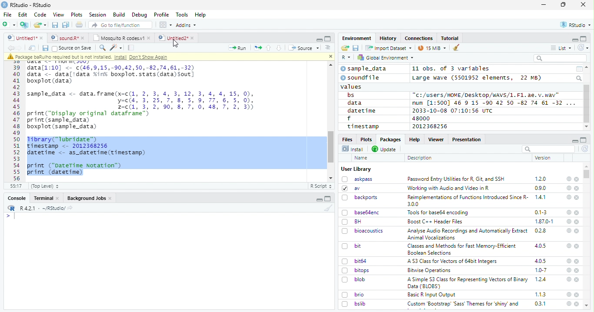  I want to click on typing cursor, so click(10, 216).